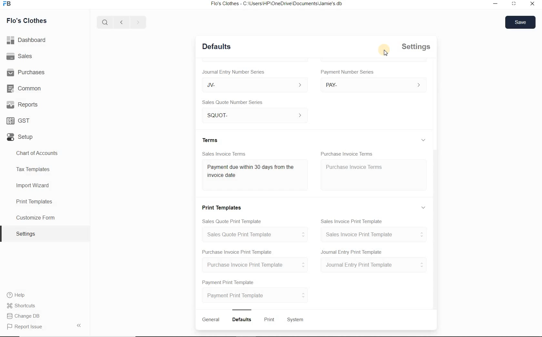 This screenshot has width=542, height=337. Describe the element at coordinates (121, 22) in the screenshot. I see `Back` at that location.